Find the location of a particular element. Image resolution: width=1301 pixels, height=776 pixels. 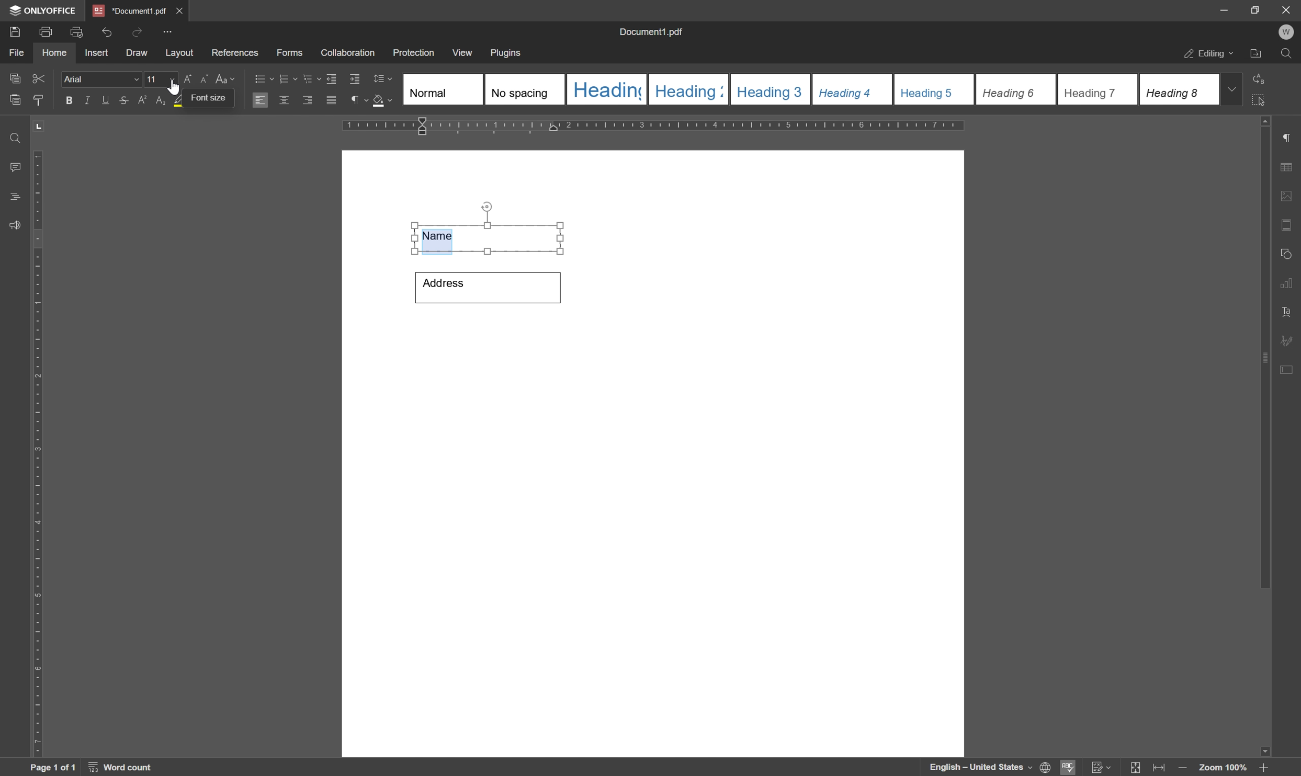

font size is located at coordinates (208, 98).